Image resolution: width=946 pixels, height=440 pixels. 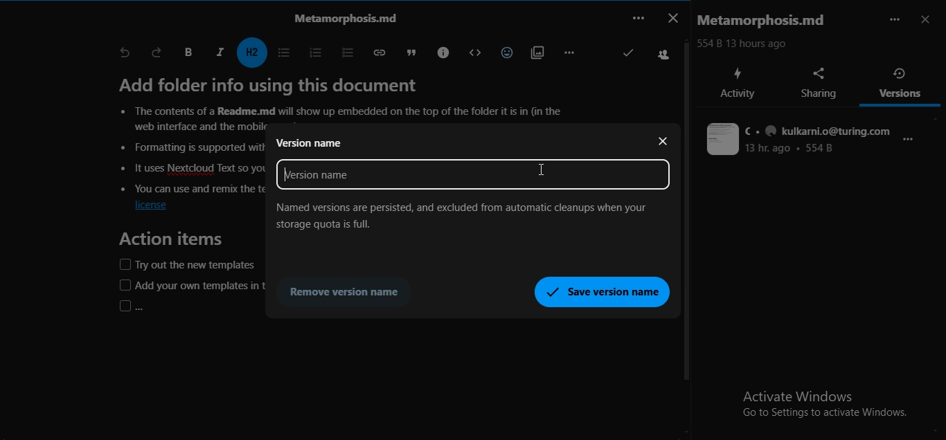 I want to click on remaining actions, so click(x=569, y=52).